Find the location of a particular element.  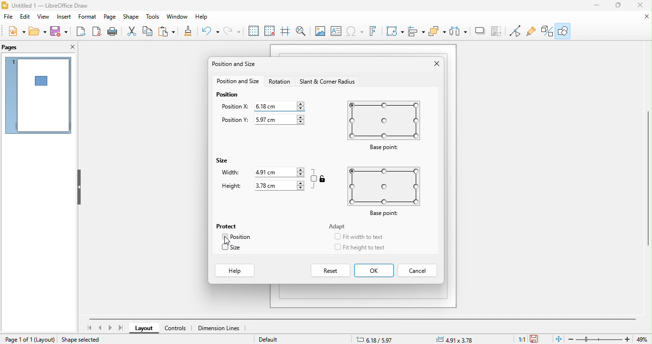

redo is located at coordinates (232, 32).